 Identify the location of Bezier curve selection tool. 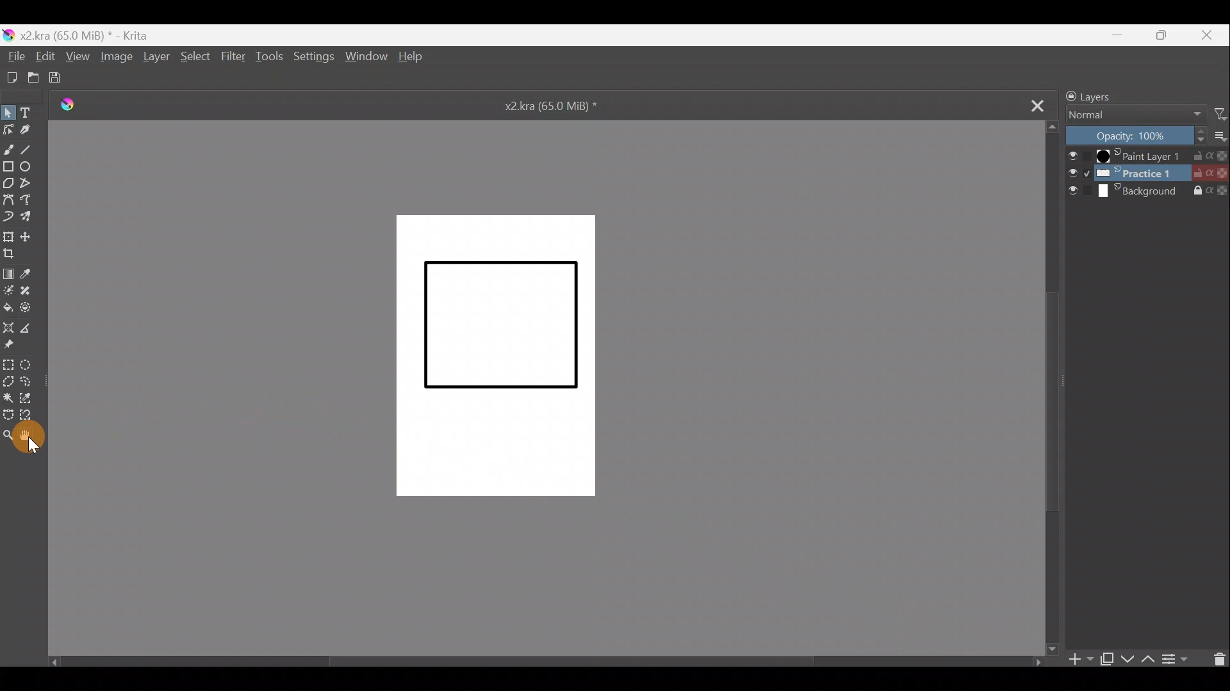
(9, 417).